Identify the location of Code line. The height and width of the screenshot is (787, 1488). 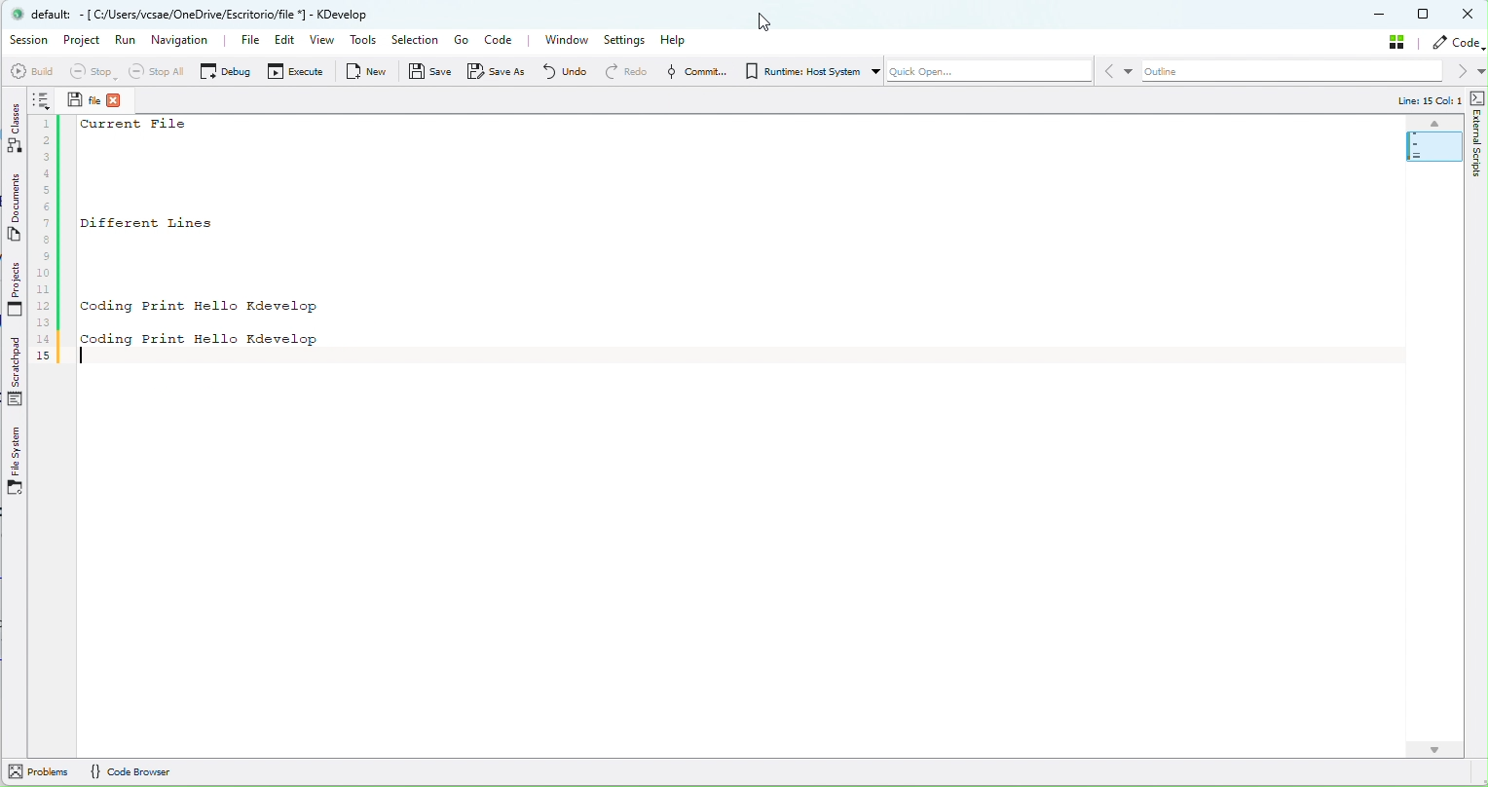
(45, 229).